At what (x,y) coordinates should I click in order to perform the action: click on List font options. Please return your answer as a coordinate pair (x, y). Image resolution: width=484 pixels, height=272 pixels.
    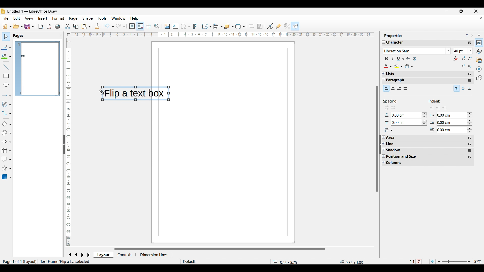
    Looking at the image, I should click on (448, 51).